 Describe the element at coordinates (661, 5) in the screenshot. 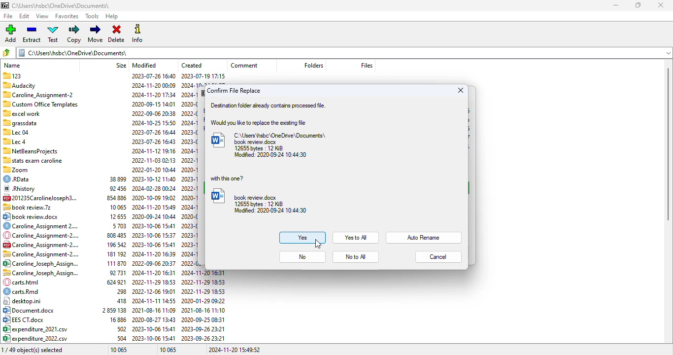

I see `` at that location.